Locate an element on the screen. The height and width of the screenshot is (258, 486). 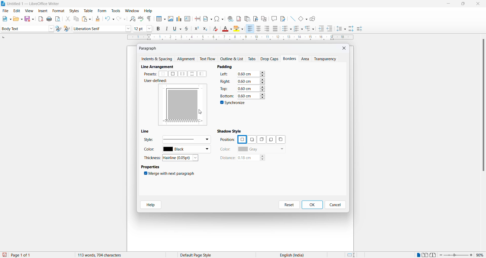
superscript is located at coordinates (196, 29).